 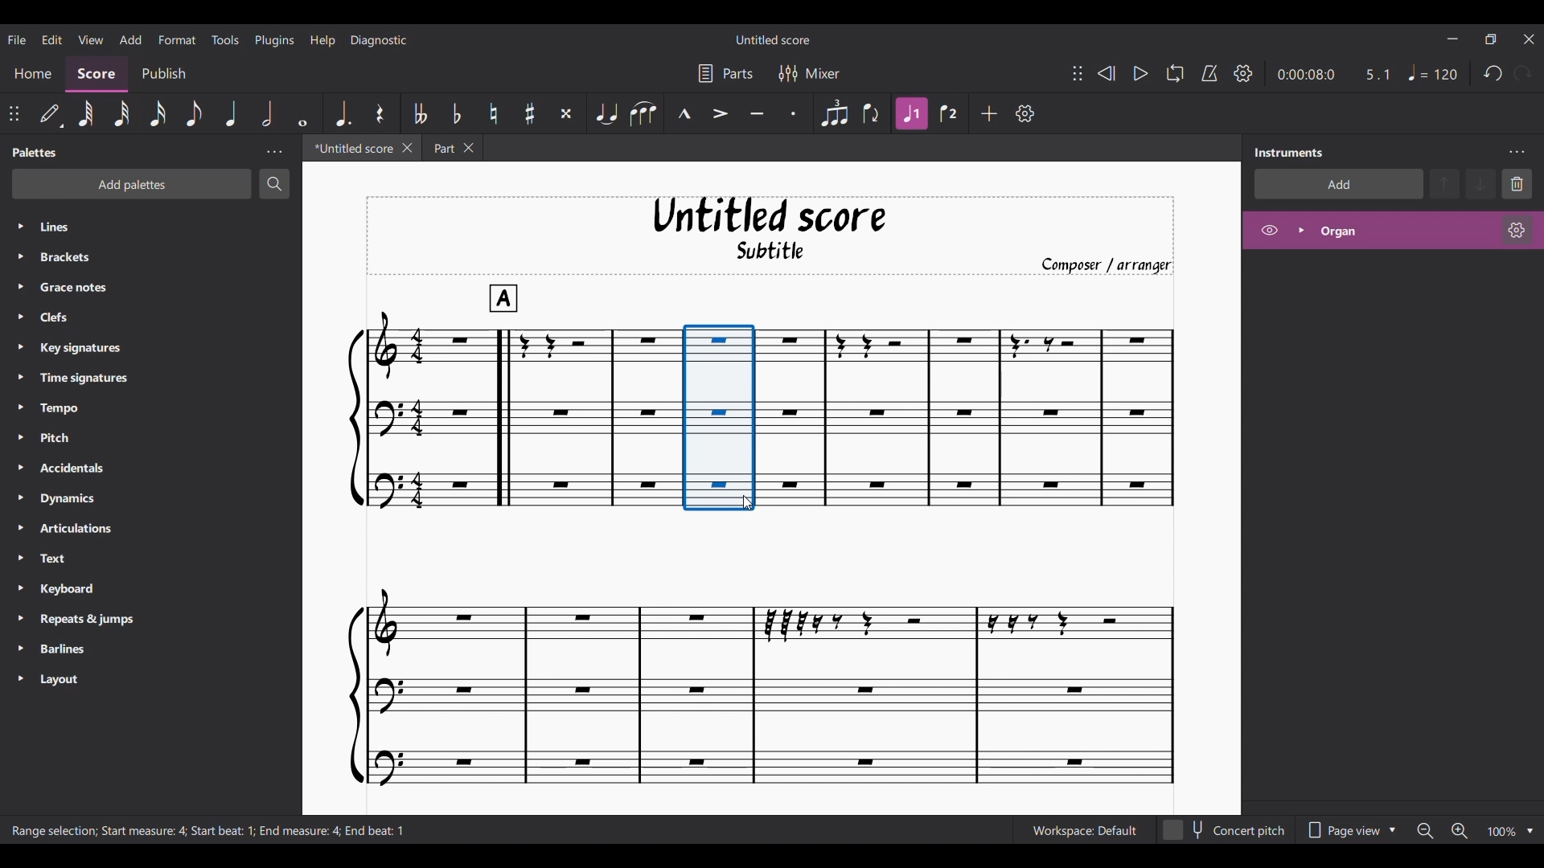 What do you see at coordinates (1490, 39) in the screenshot?
I see `Show interface in a smaller tab` at bounding box center [1490, 39].